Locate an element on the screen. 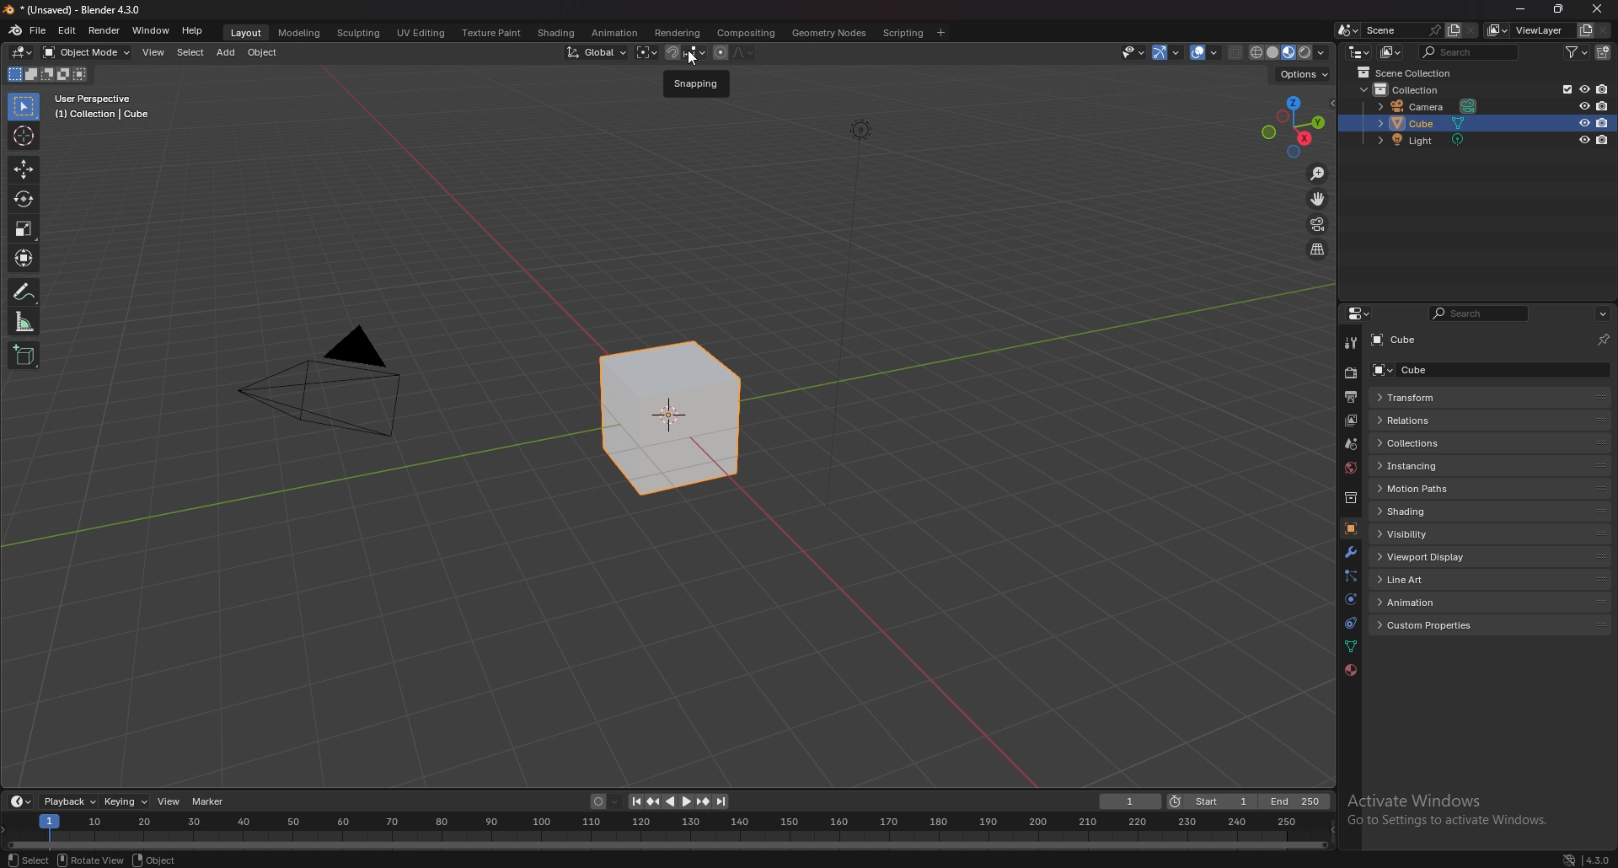 The image size is (1618, 868). add scene is located at coordinates (1453, 29).